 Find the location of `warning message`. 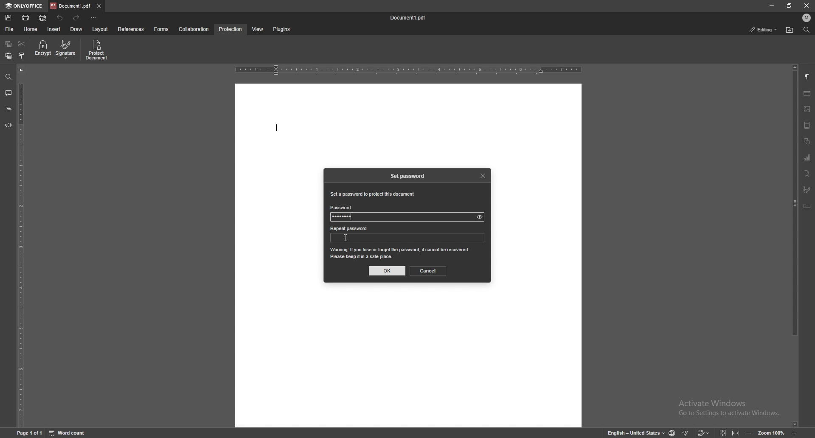

warning message is located at coordinates (400, 253).